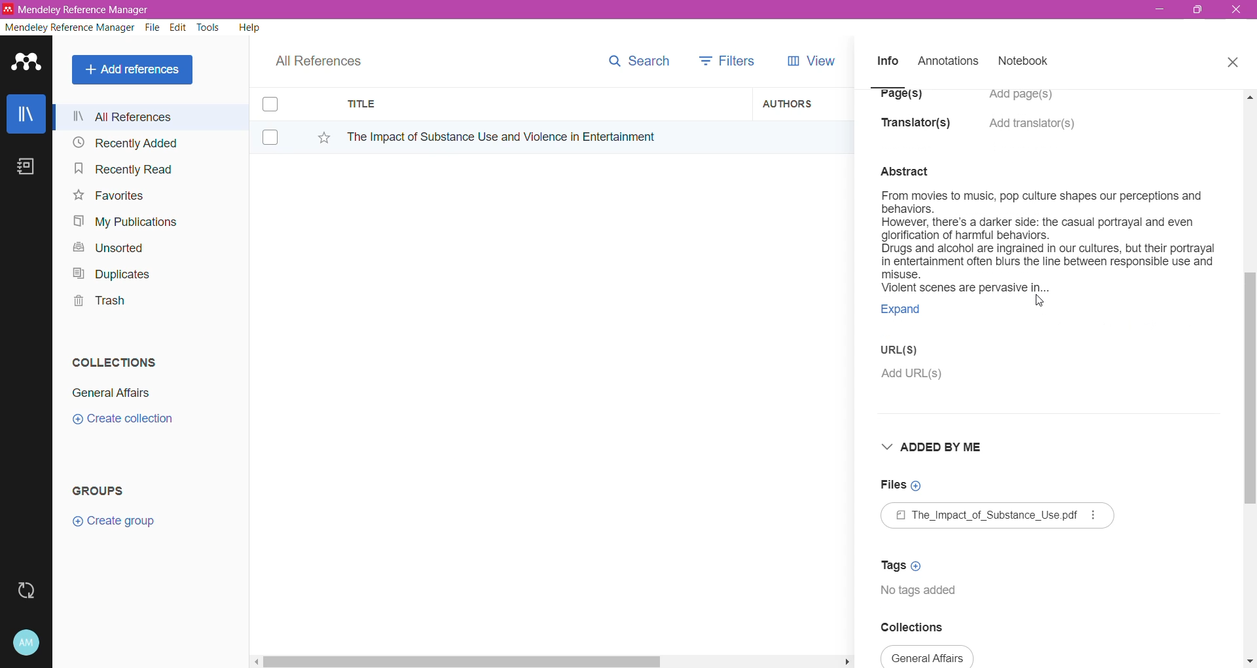 The width and height of the screenshot is (1257, 668). I want to click on Page(s), so click(900, 99).